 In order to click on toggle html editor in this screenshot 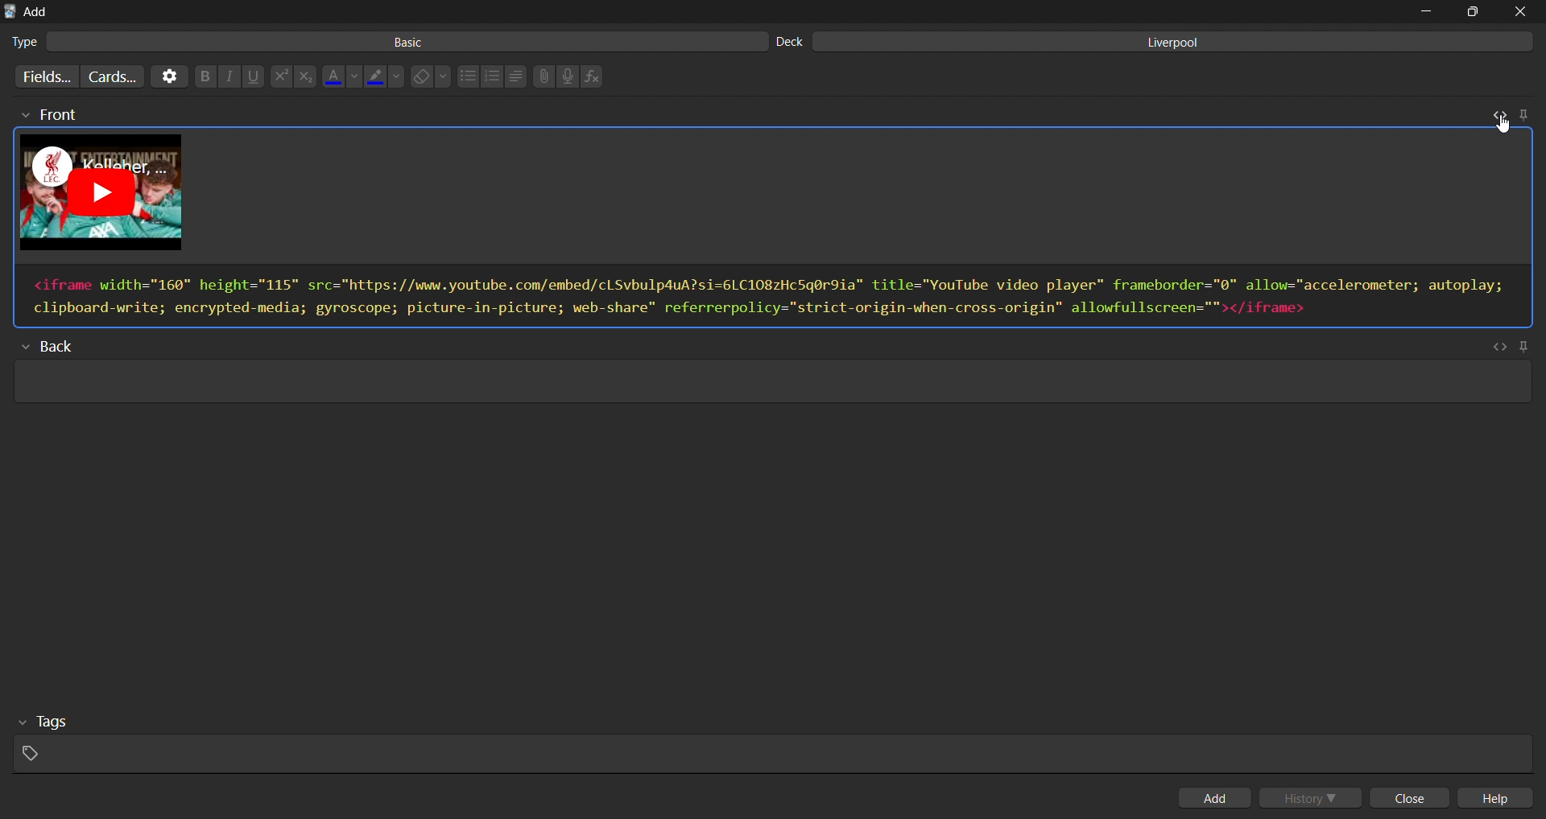, I will do `click(1498, 346)`.